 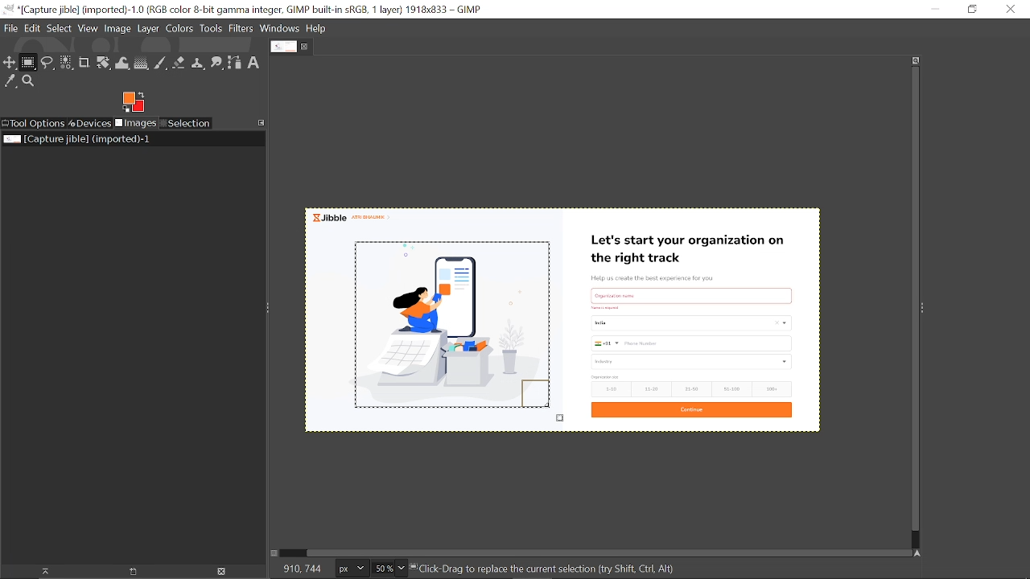 What do you see at coordinates (29, 64) in the screenshot?
I see `Rectangle select tool` at bounding box center [29, 64].